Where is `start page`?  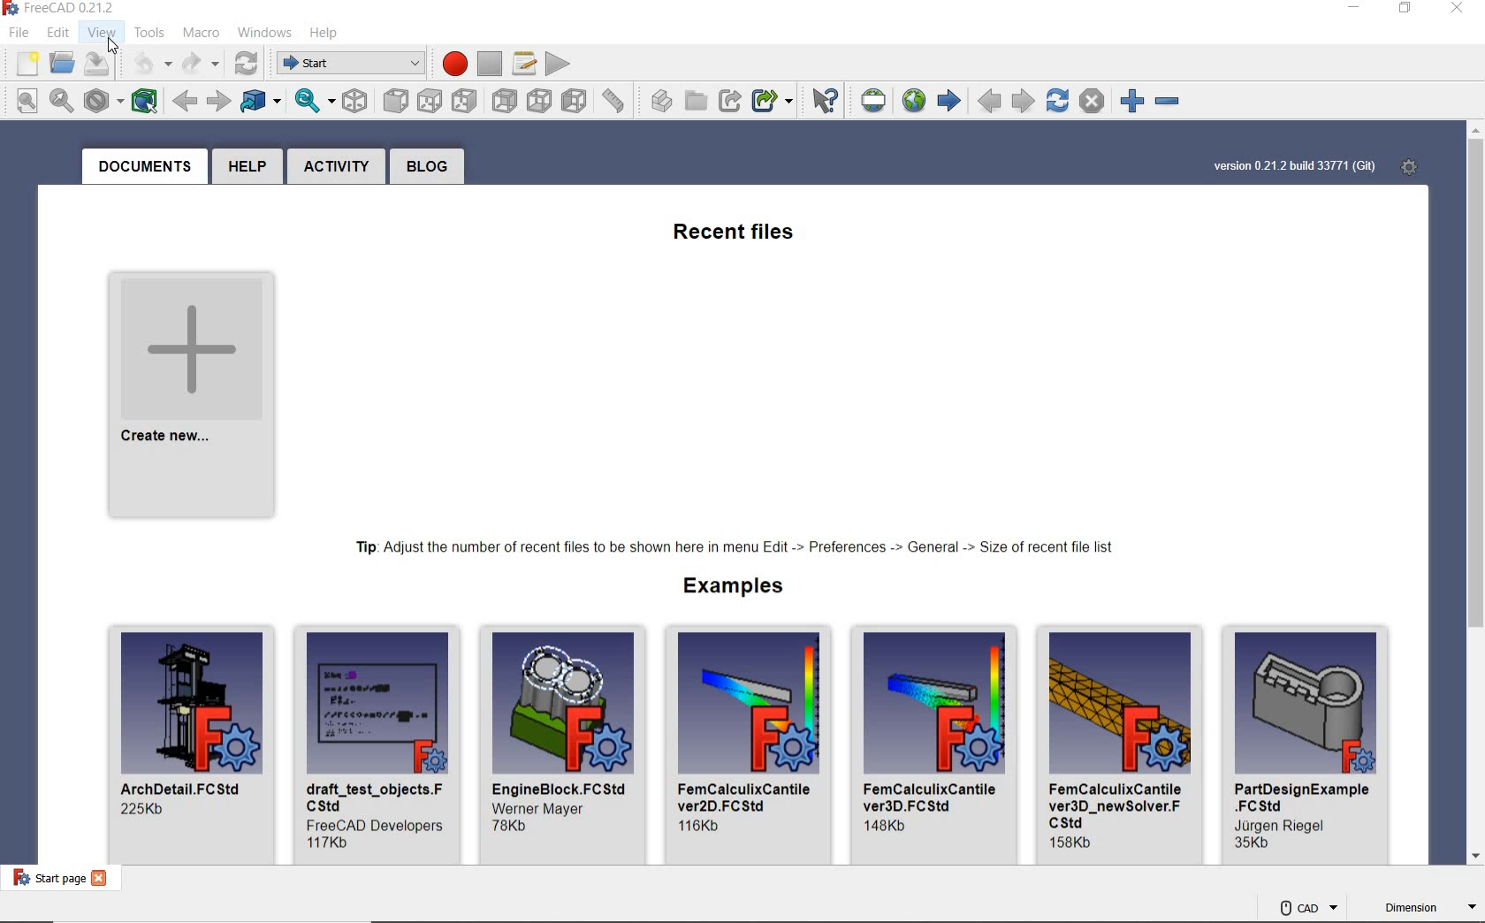
start page is located at coordinates (949, 101).